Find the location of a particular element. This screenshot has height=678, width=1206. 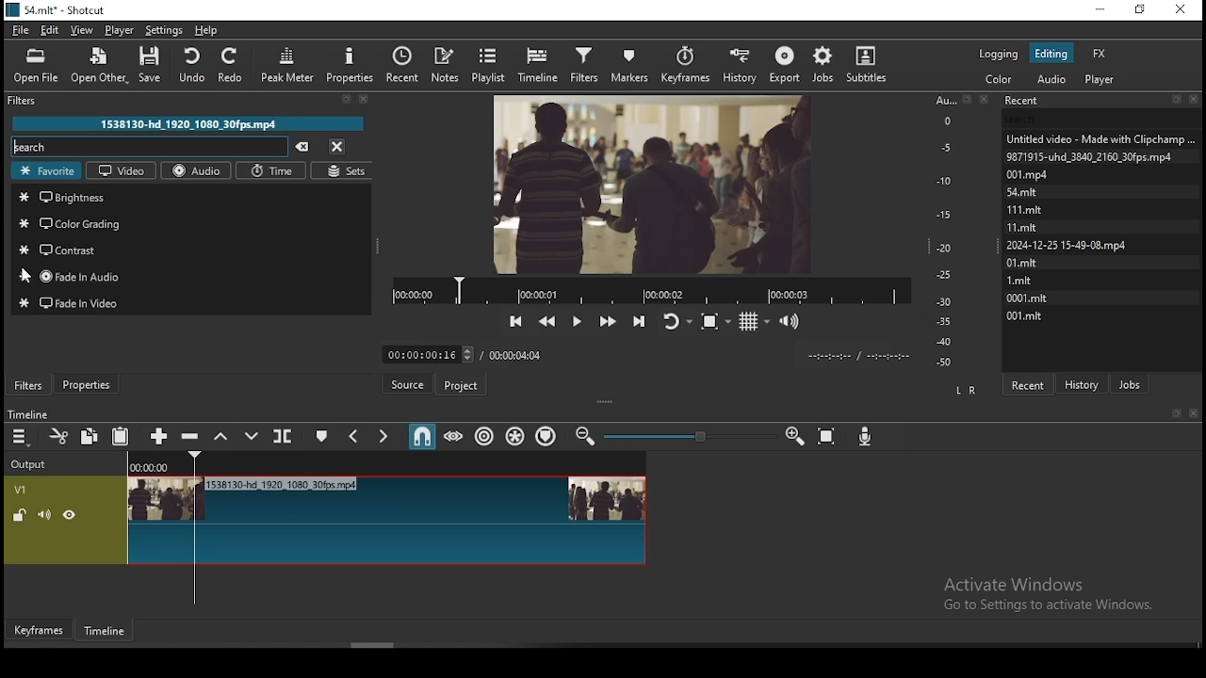

project is located at coordinates (462, 388).